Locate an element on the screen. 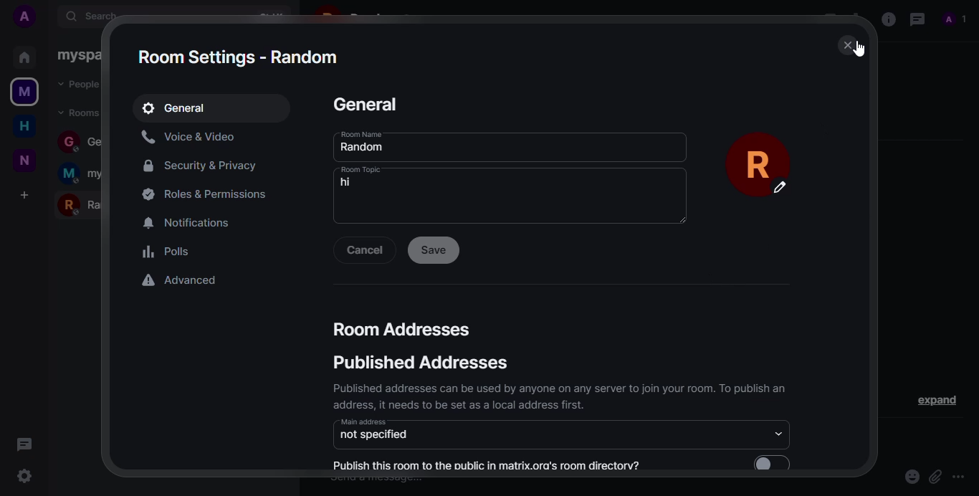  info is located at coordinates (889, 19).